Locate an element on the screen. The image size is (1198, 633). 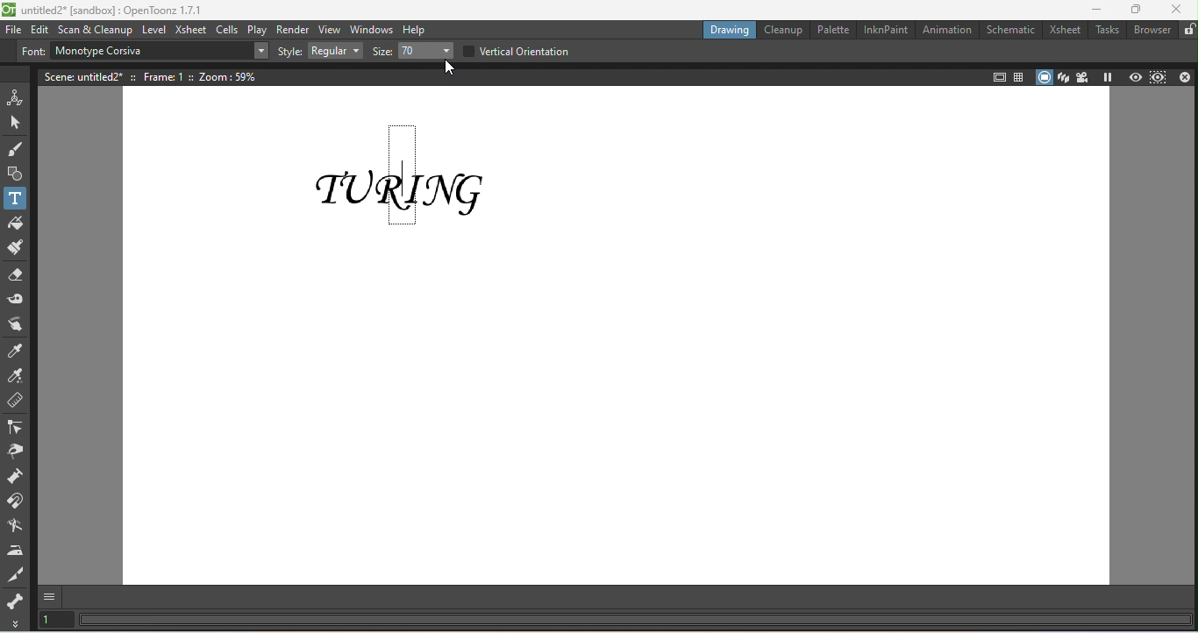
Preview is located at coordinates (1132, 76).